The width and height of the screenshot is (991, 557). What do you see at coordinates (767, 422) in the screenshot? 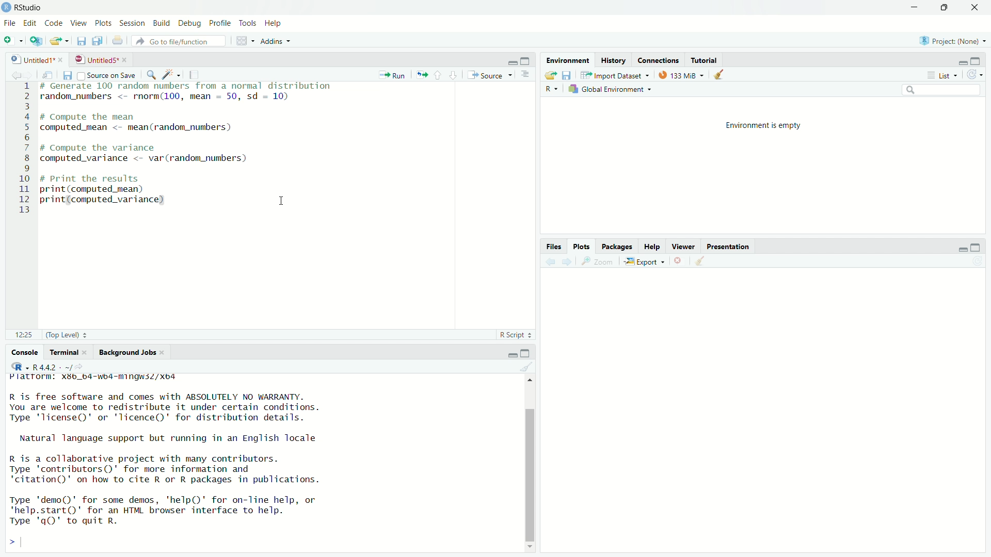
I see `empty plot area` at bounding box center [767, 422].